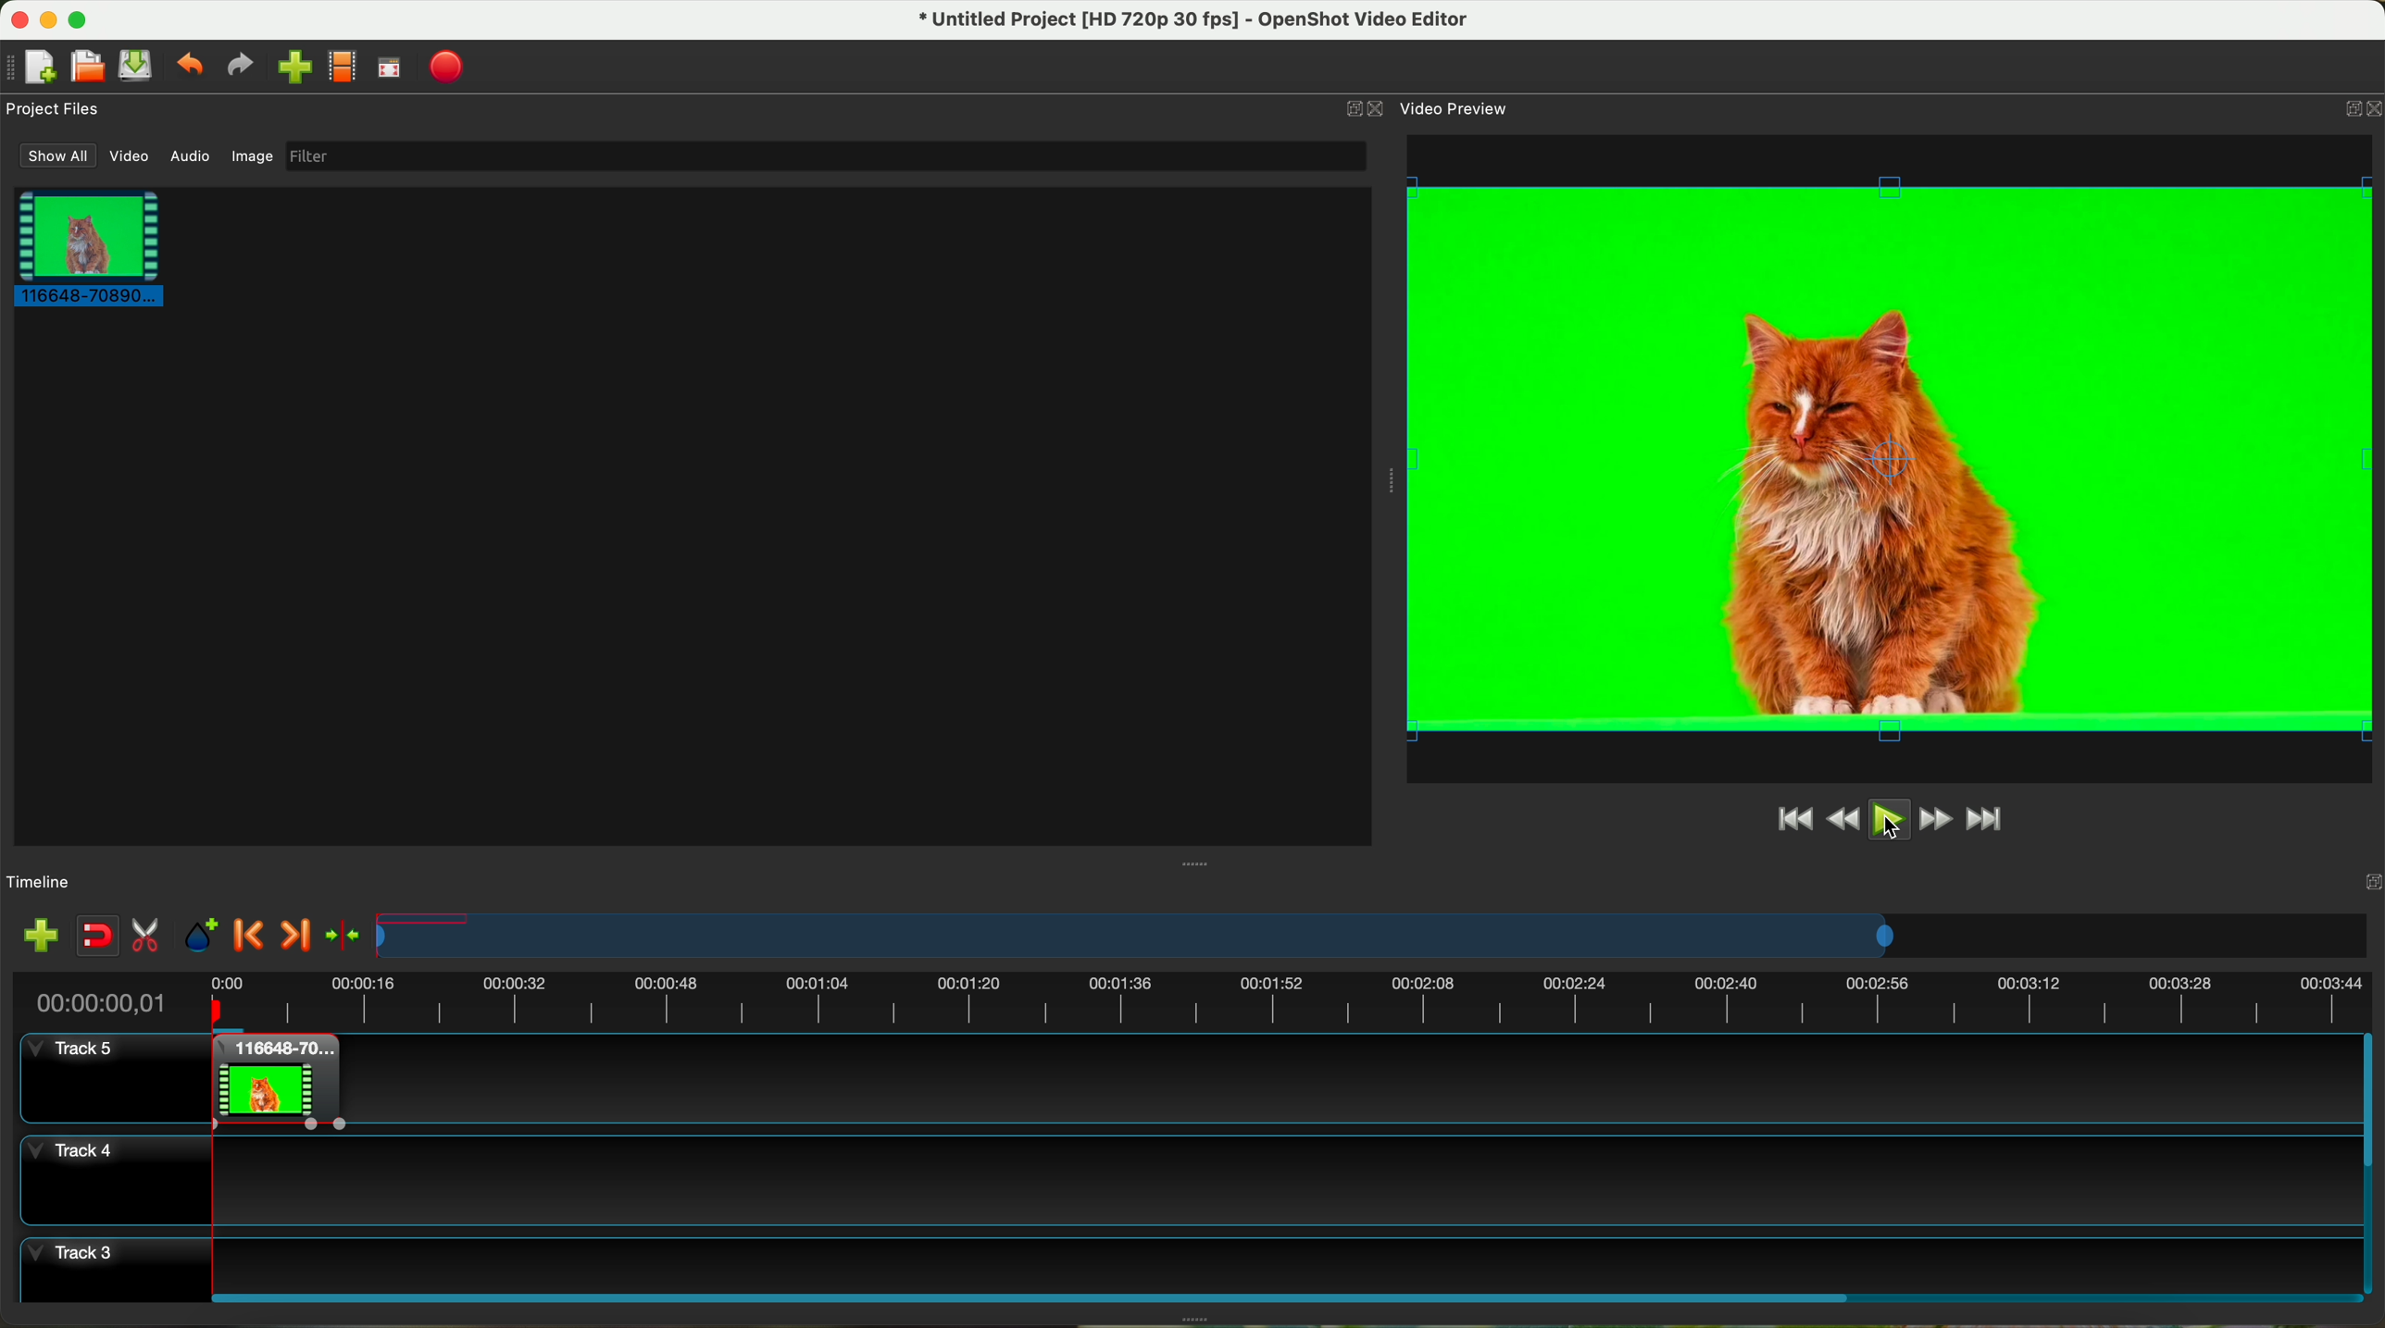 This screenshot has width=2385, height=1328. I want to click on filter, so click(824, 155).